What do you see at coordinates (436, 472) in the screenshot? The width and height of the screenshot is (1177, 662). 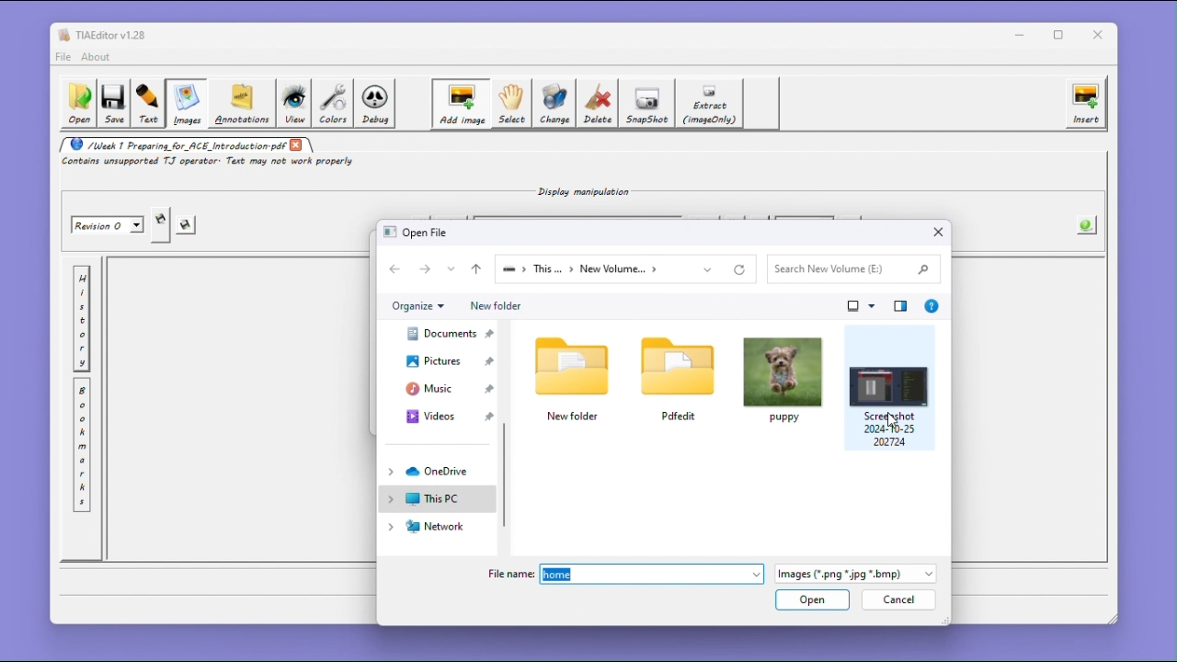 I see `OneDrive` at bounding box center [436, 472].